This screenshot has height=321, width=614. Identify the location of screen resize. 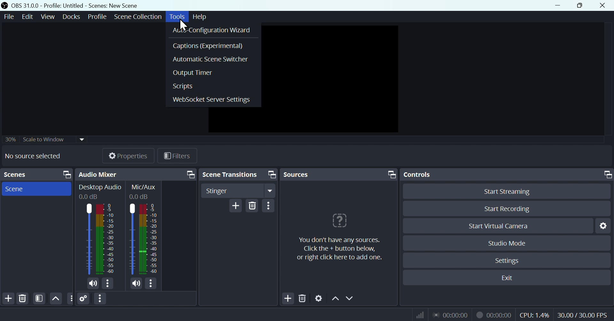
(65, 175).